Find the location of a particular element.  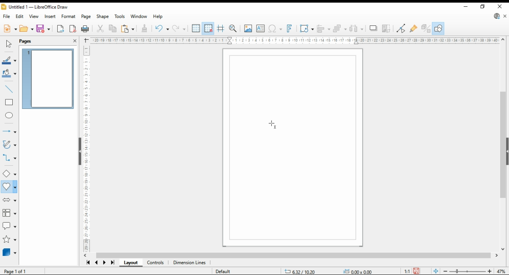

libre office draw update is located at coordinates (497, 16).